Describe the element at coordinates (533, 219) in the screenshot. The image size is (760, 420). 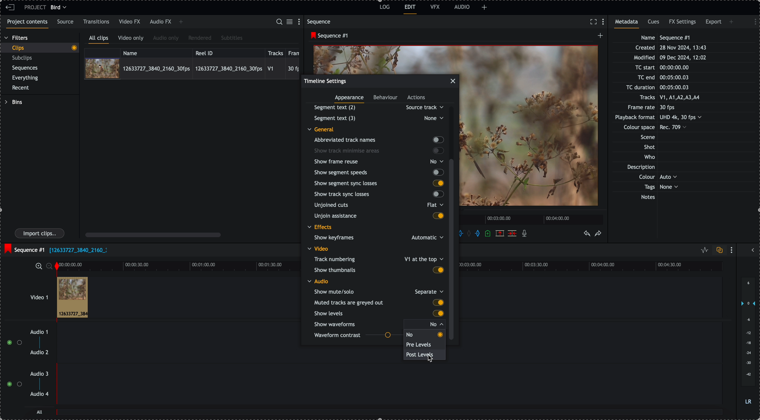
I see `timeline` at that location.